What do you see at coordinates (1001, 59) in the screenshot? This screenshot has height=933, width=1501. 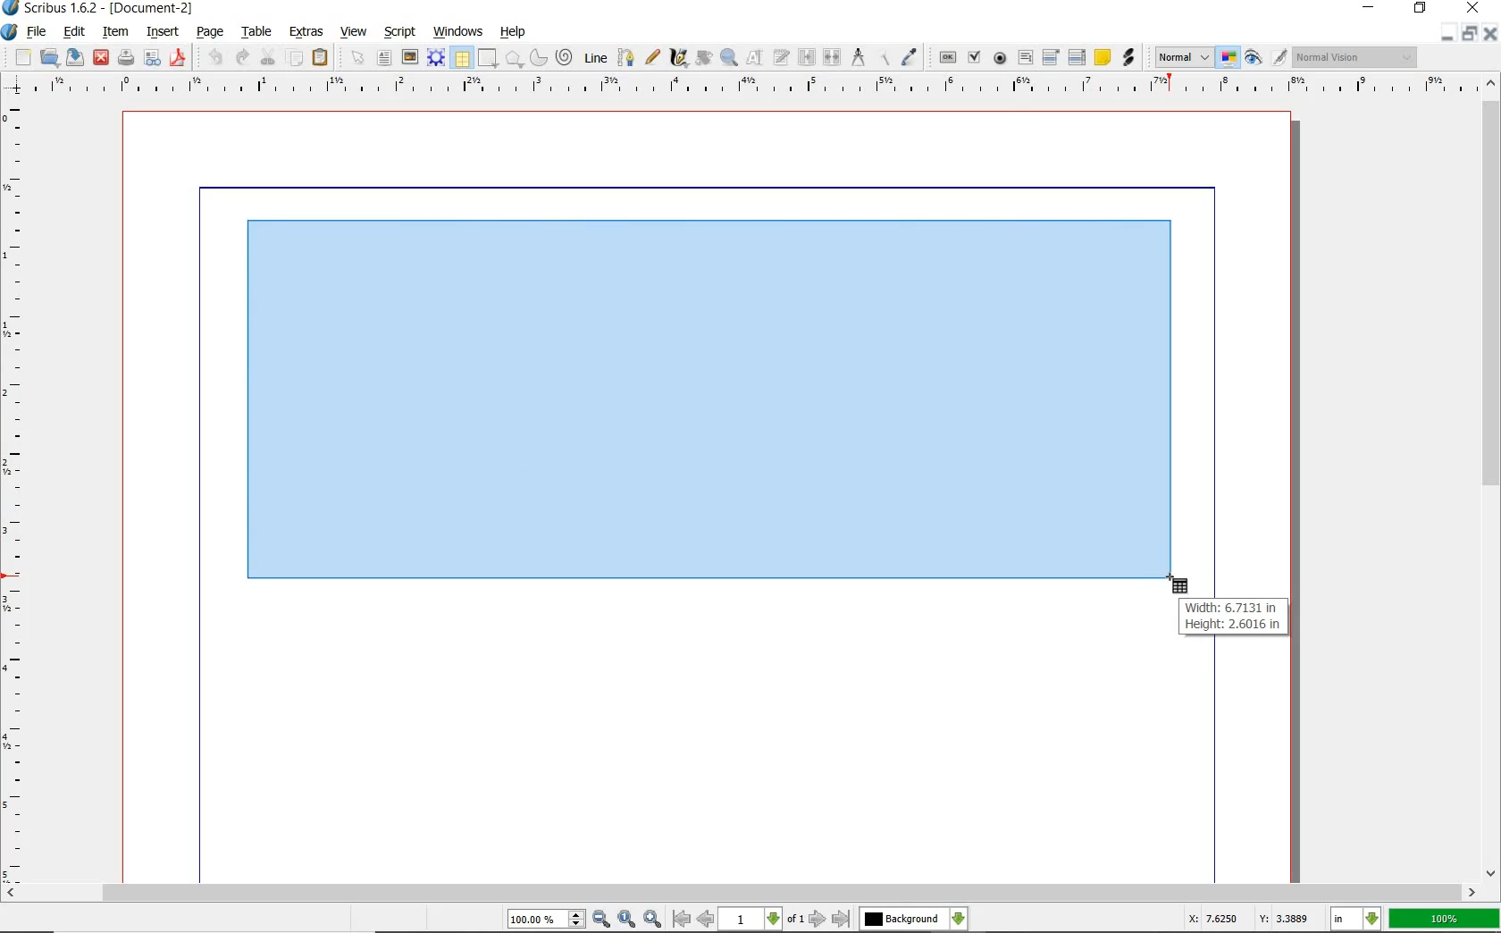 I see `pdf radio button` at bounding box center [1001, 59].